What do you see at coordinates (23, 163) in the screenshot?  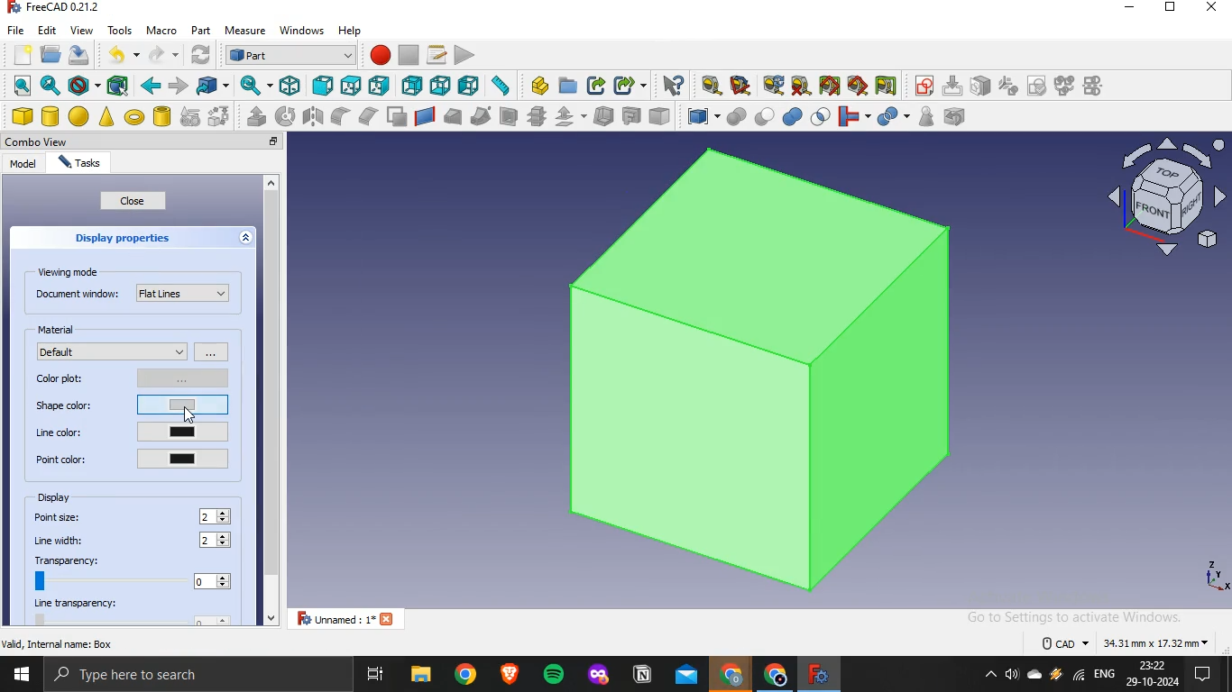 I see `model` at bounding box center [23, 163].